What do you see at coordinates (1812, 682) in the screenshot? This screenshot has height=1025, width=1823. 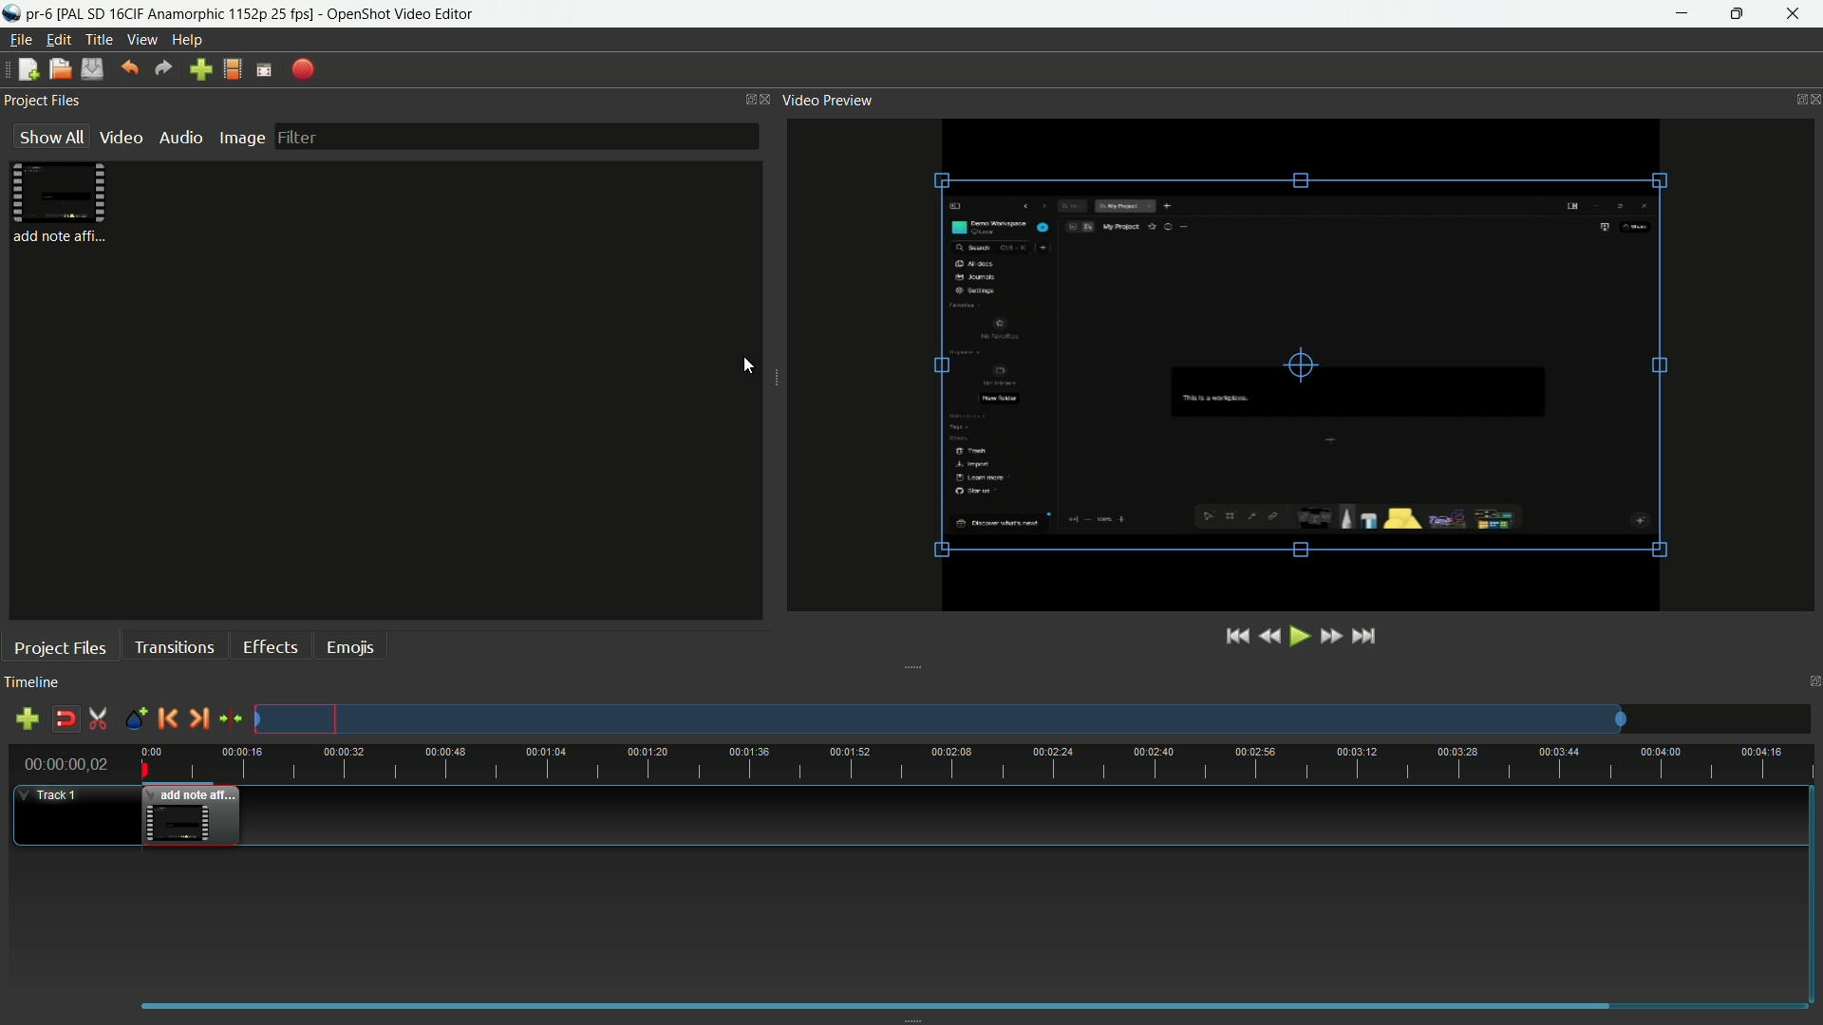 I see `close timeline` at bounding box center [1812, 682].